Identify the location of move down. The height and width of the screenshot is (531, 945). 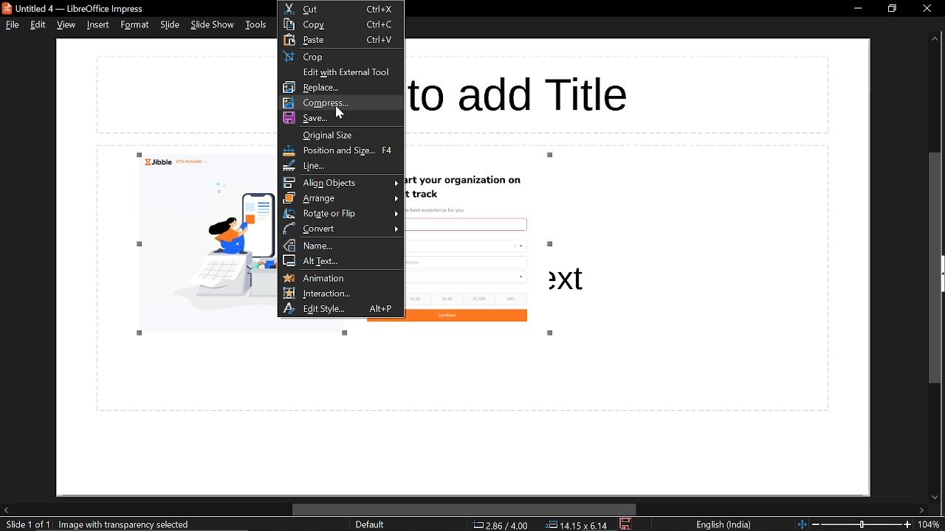
(933, 498).